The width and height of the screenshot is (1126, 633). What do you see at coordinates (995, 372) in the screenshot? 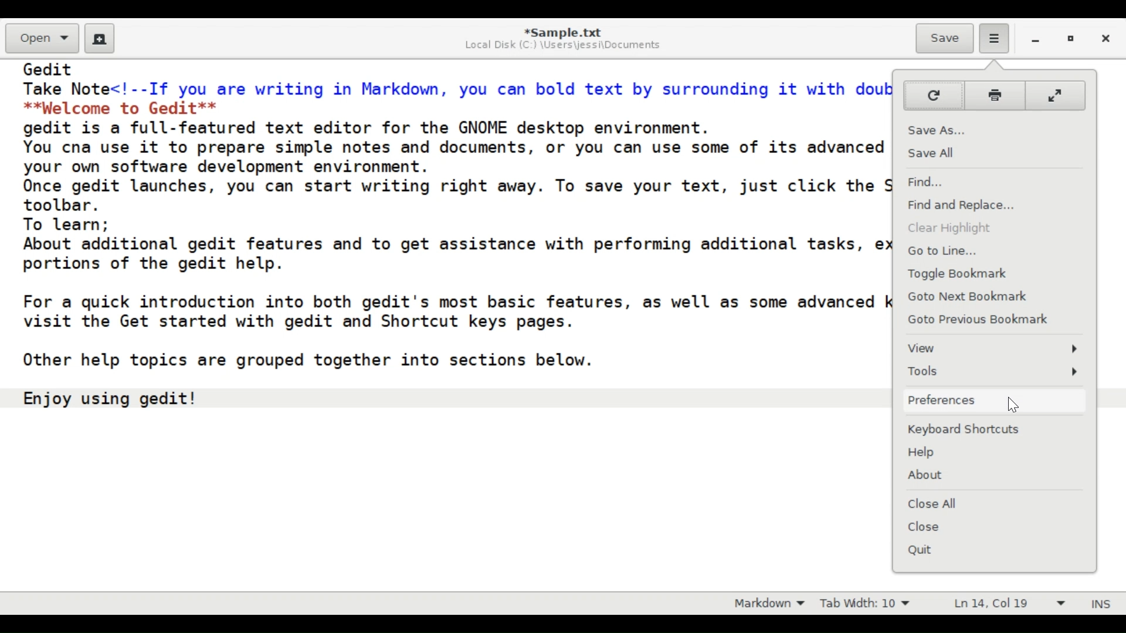
I see `Tools` at bounding box center [995, 372].